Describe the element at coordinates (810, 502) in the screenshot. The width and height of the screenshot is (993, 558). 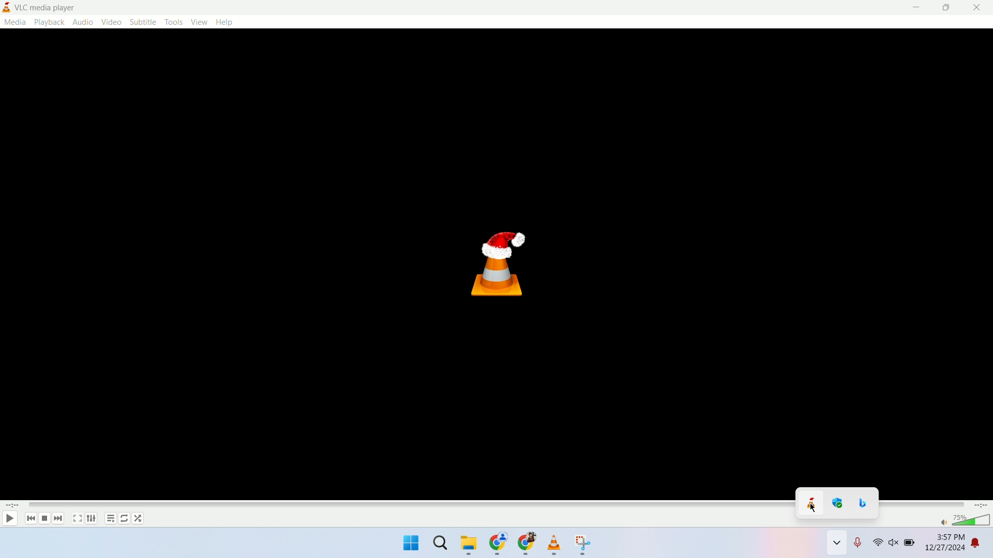
I see `vlc player` at that location.